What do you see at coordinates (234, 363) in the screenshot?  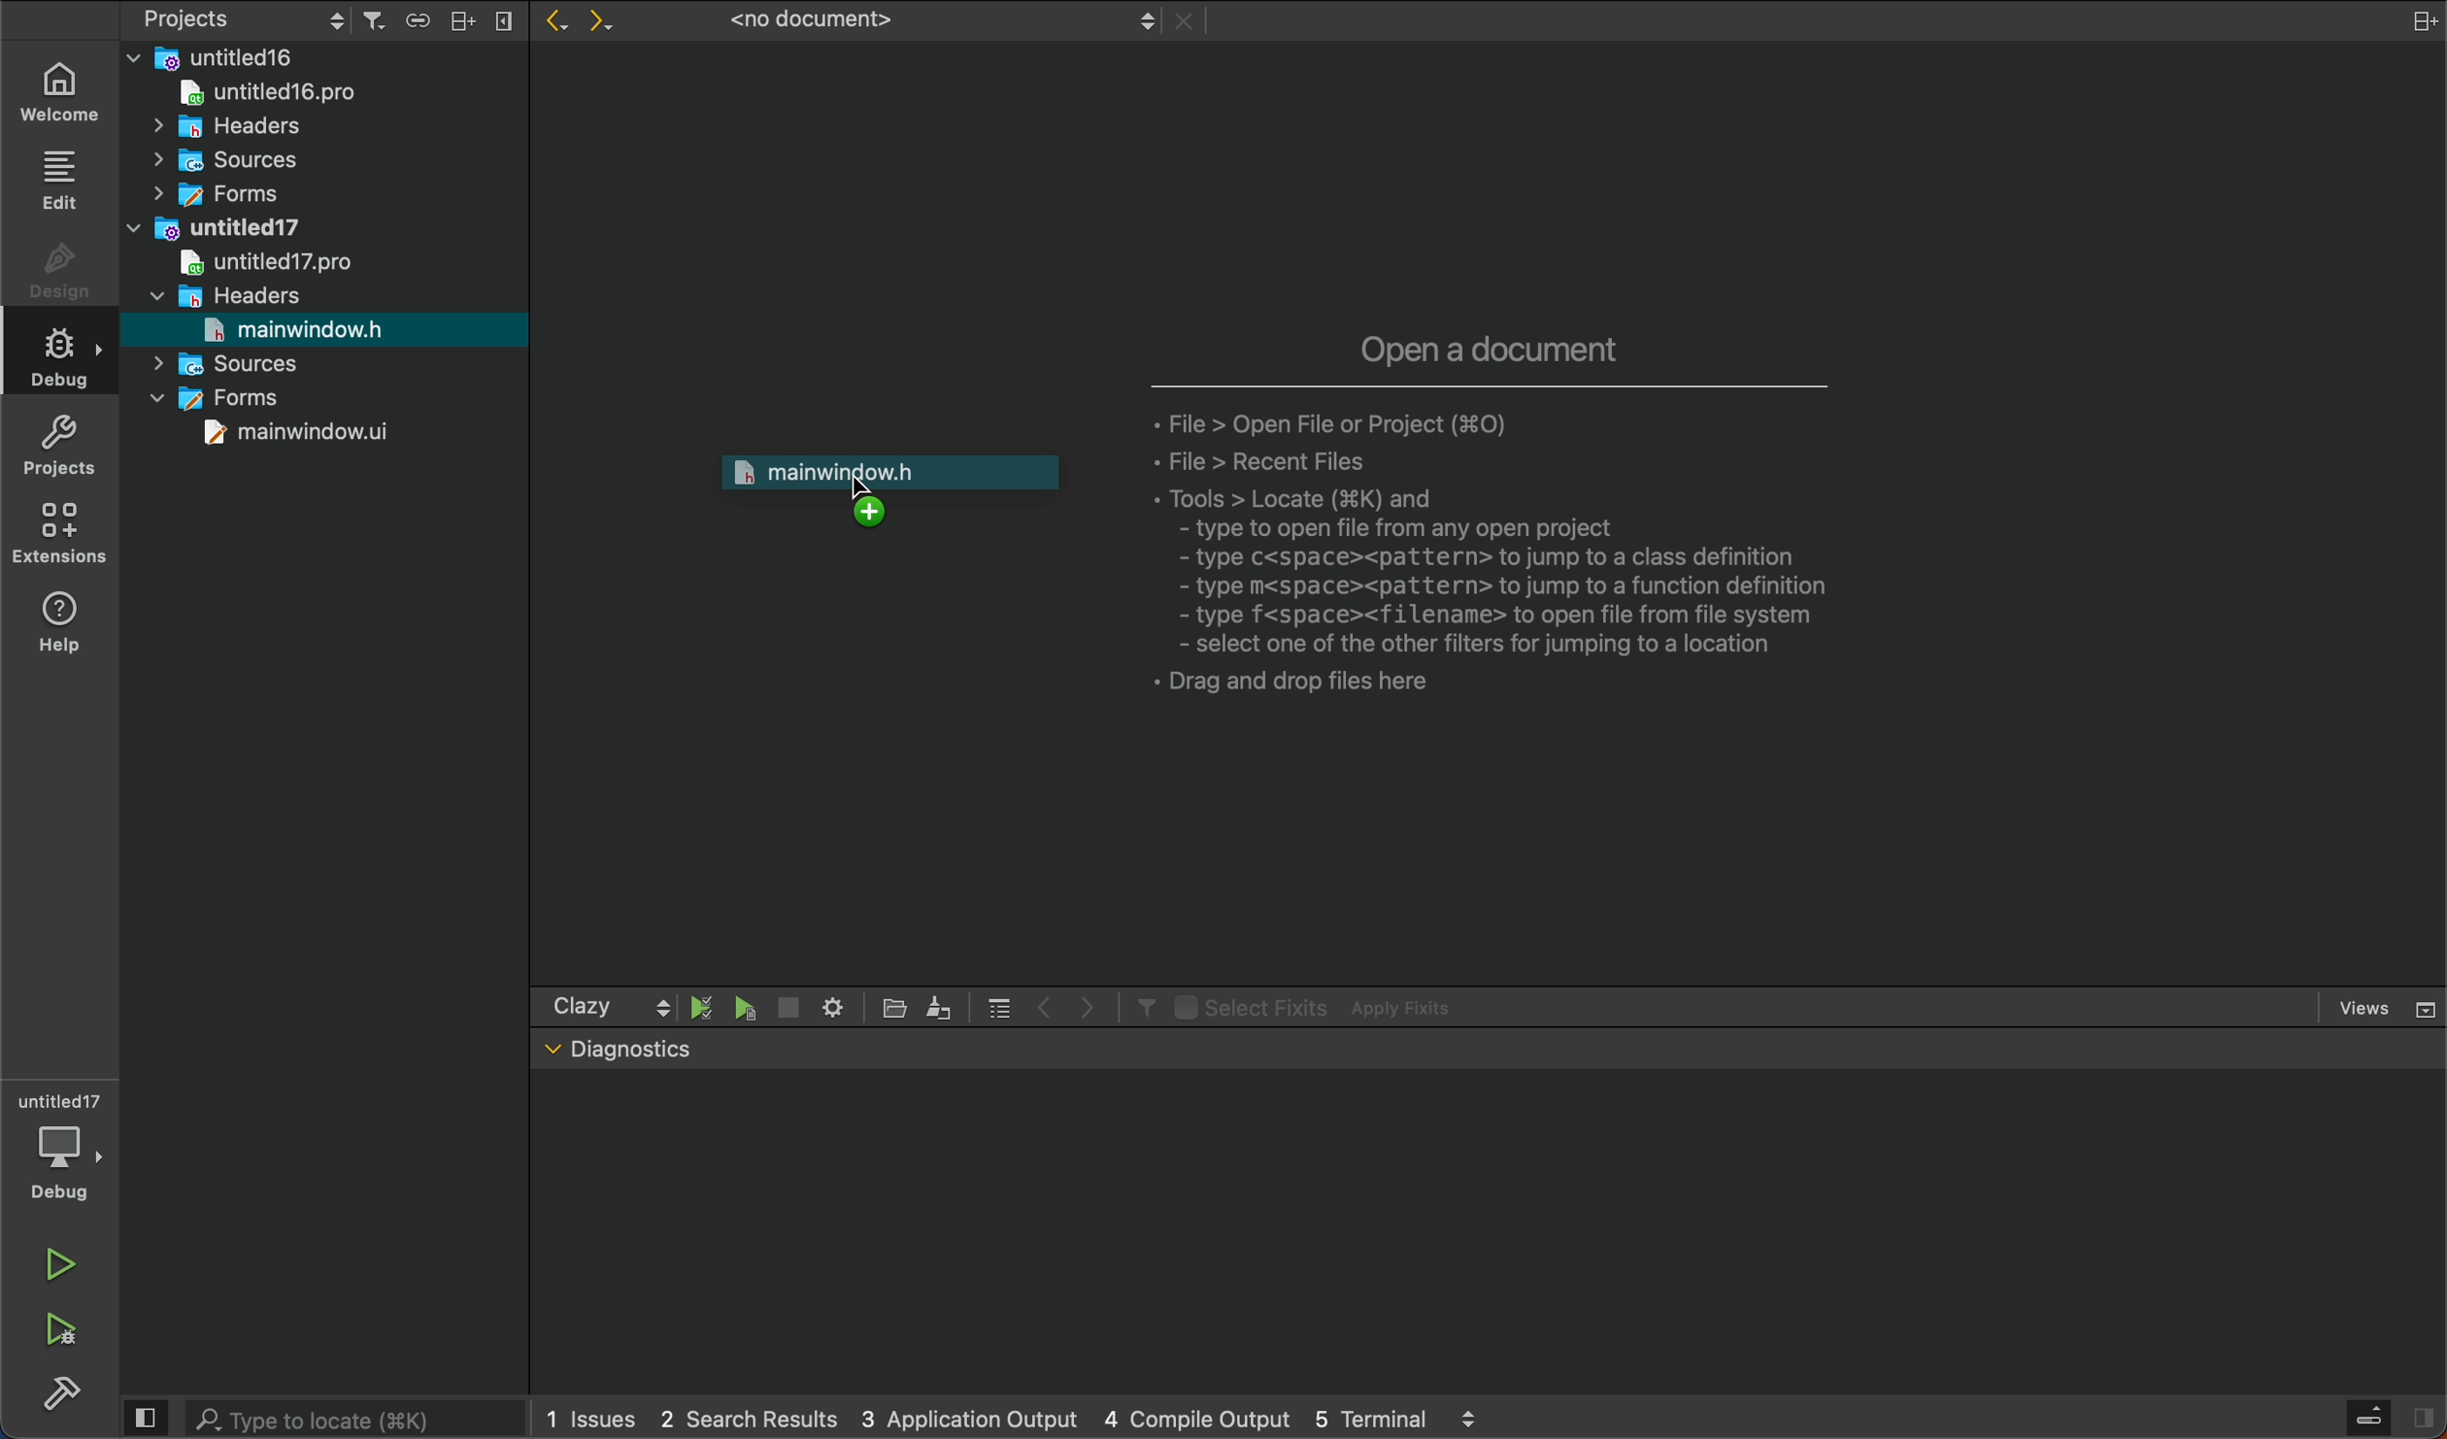 I see `Sources` at bounding box center [234, 363].